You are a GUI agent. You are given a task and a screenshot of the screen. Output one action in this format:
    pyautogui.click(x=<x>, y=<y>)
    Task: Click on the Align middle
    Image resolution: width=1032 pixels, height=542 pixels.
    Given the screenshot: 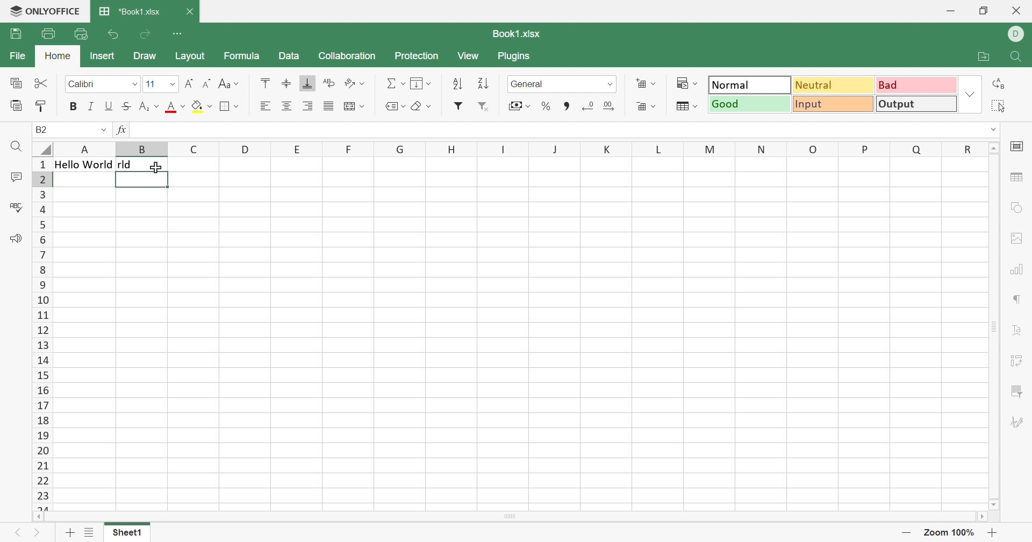 What is the action you would take?
    pyautogui.click(x=286, y=82)
    